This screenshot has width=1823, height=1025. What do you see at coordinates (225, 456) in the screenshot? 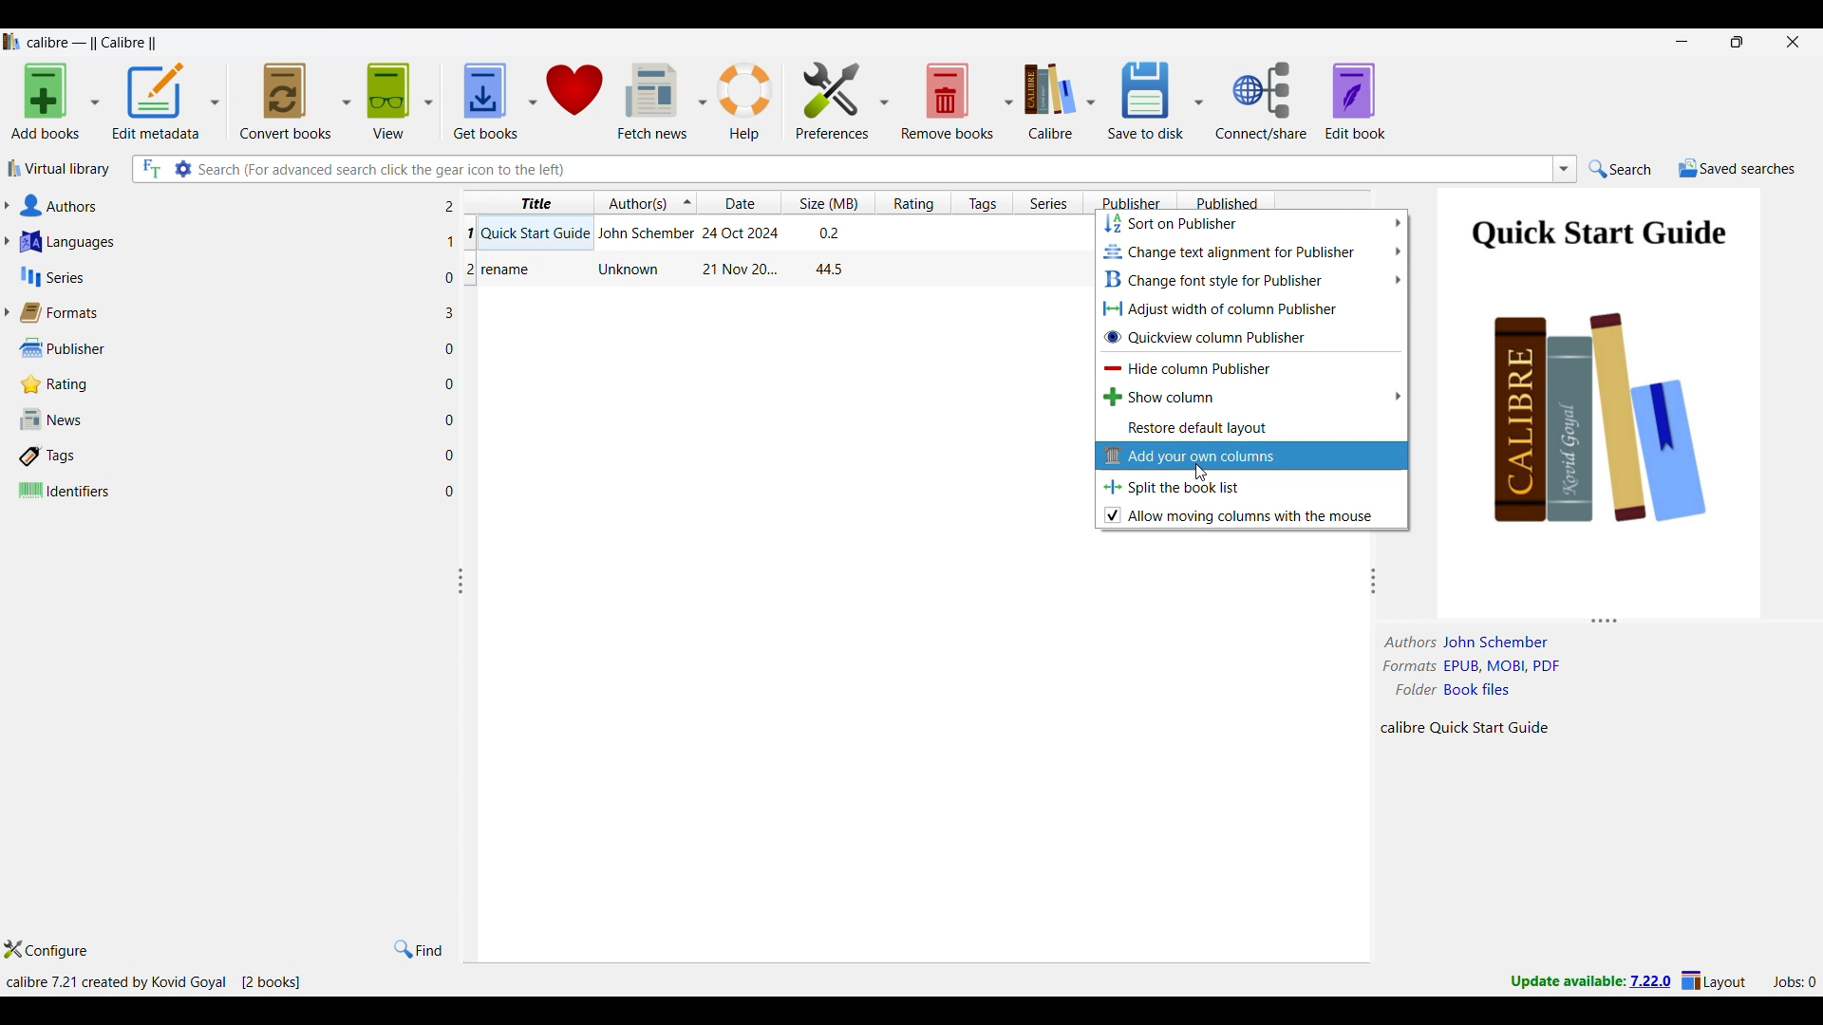
I see `Tags` at bounding box center [225, 456].